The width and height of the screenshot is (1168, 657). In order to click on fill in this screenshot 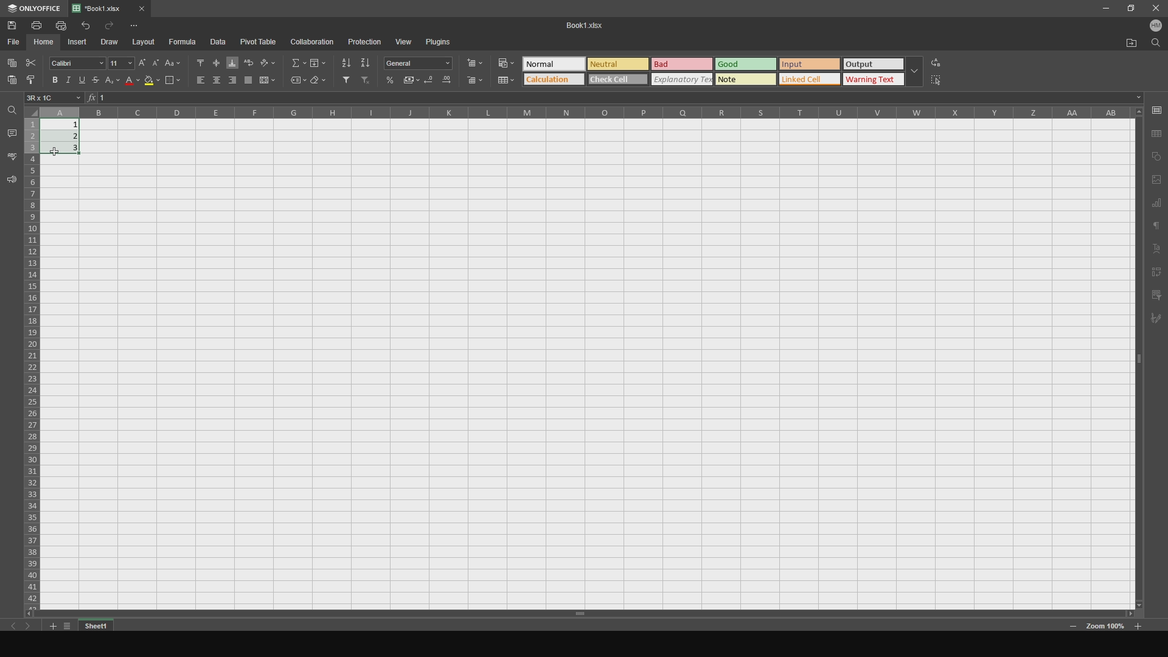, I will do `click(318, 62)`.